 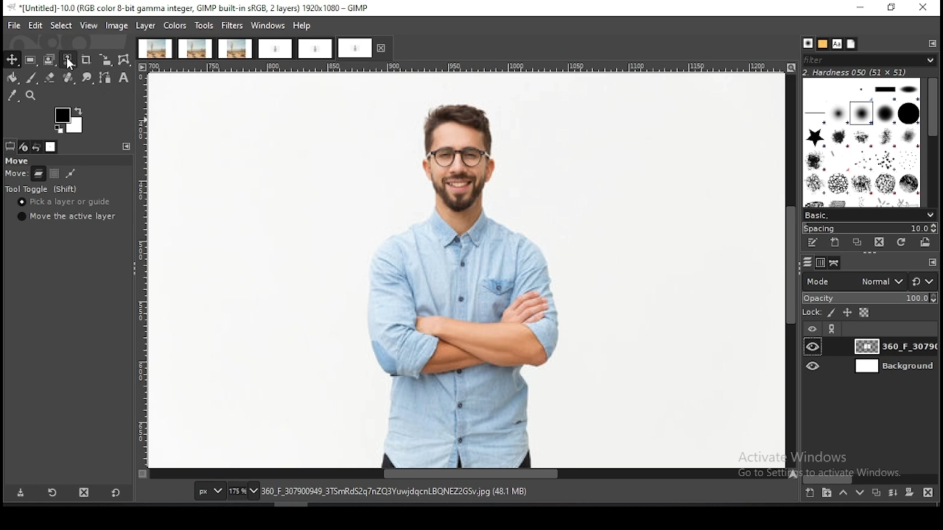 I want to click on layer, so click(x=893, y=366).